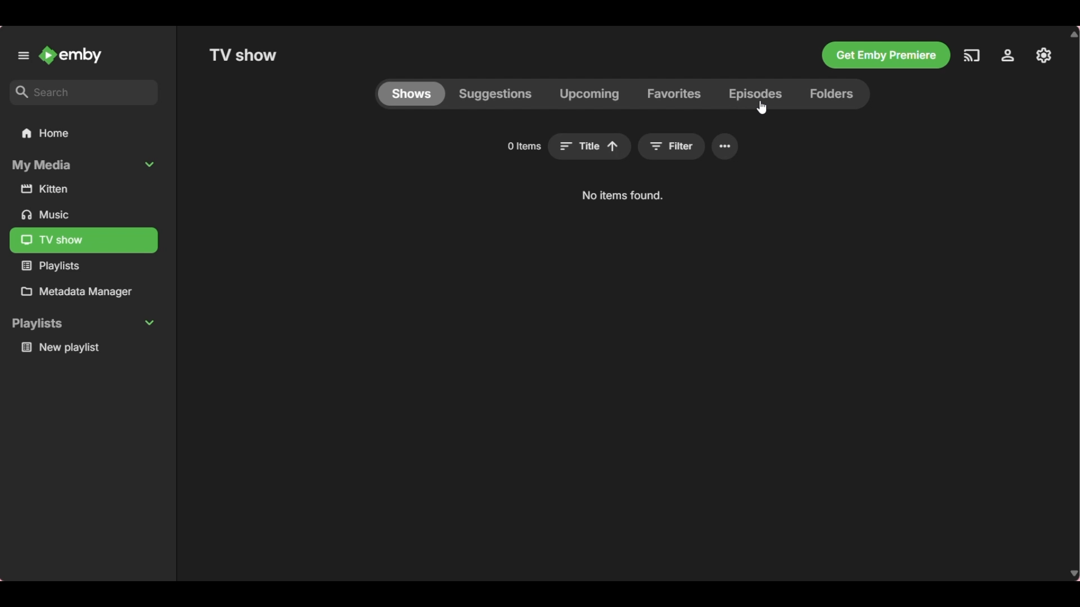 The image size is (1080, 607). Describe the element at coordinates (84, 93) in the screenshot. I see `Type in search` at that location.